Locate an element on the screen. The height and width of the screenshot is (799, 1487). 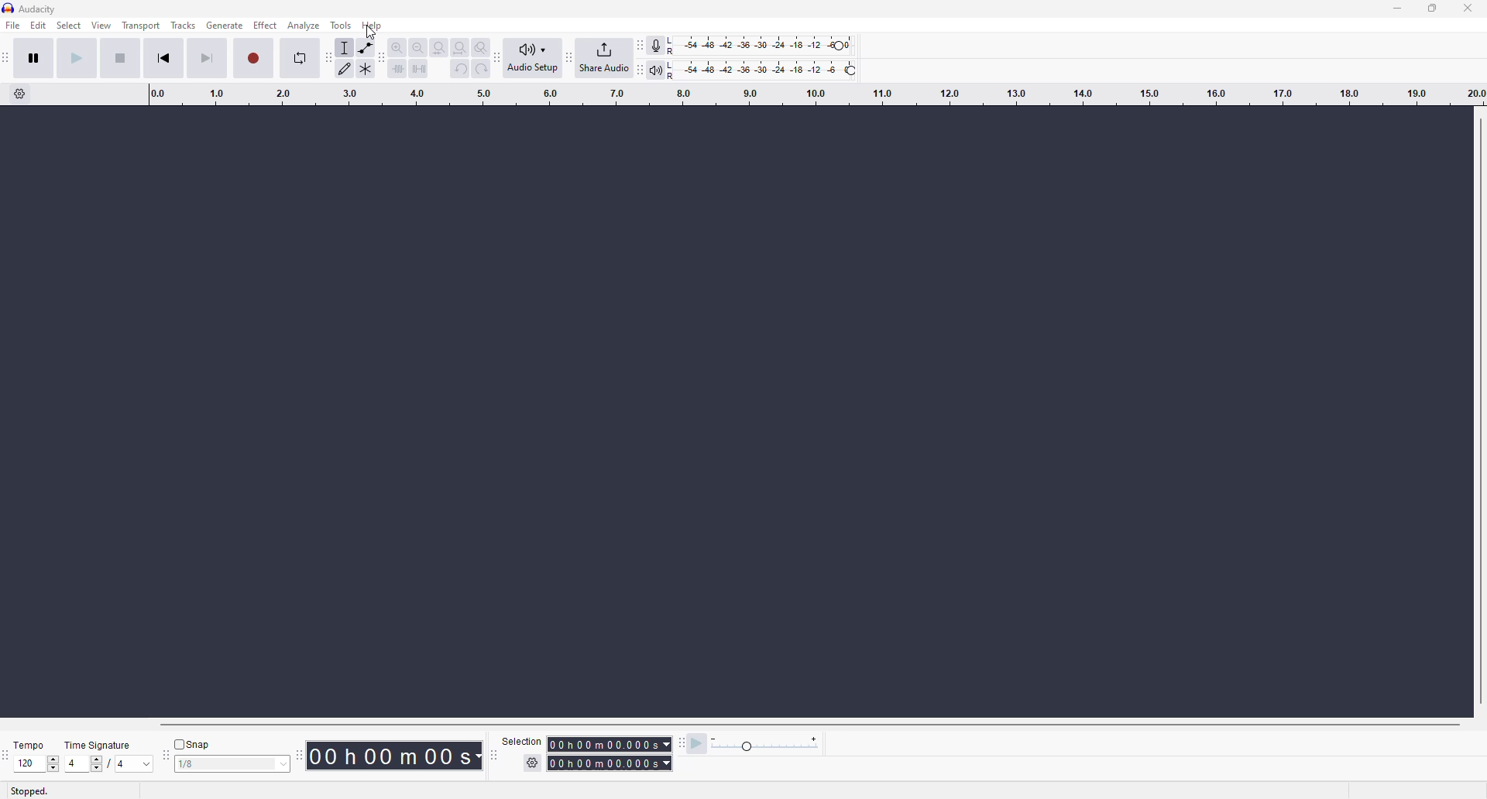
audacity tools toolbar is located at coordinates (328, 57).